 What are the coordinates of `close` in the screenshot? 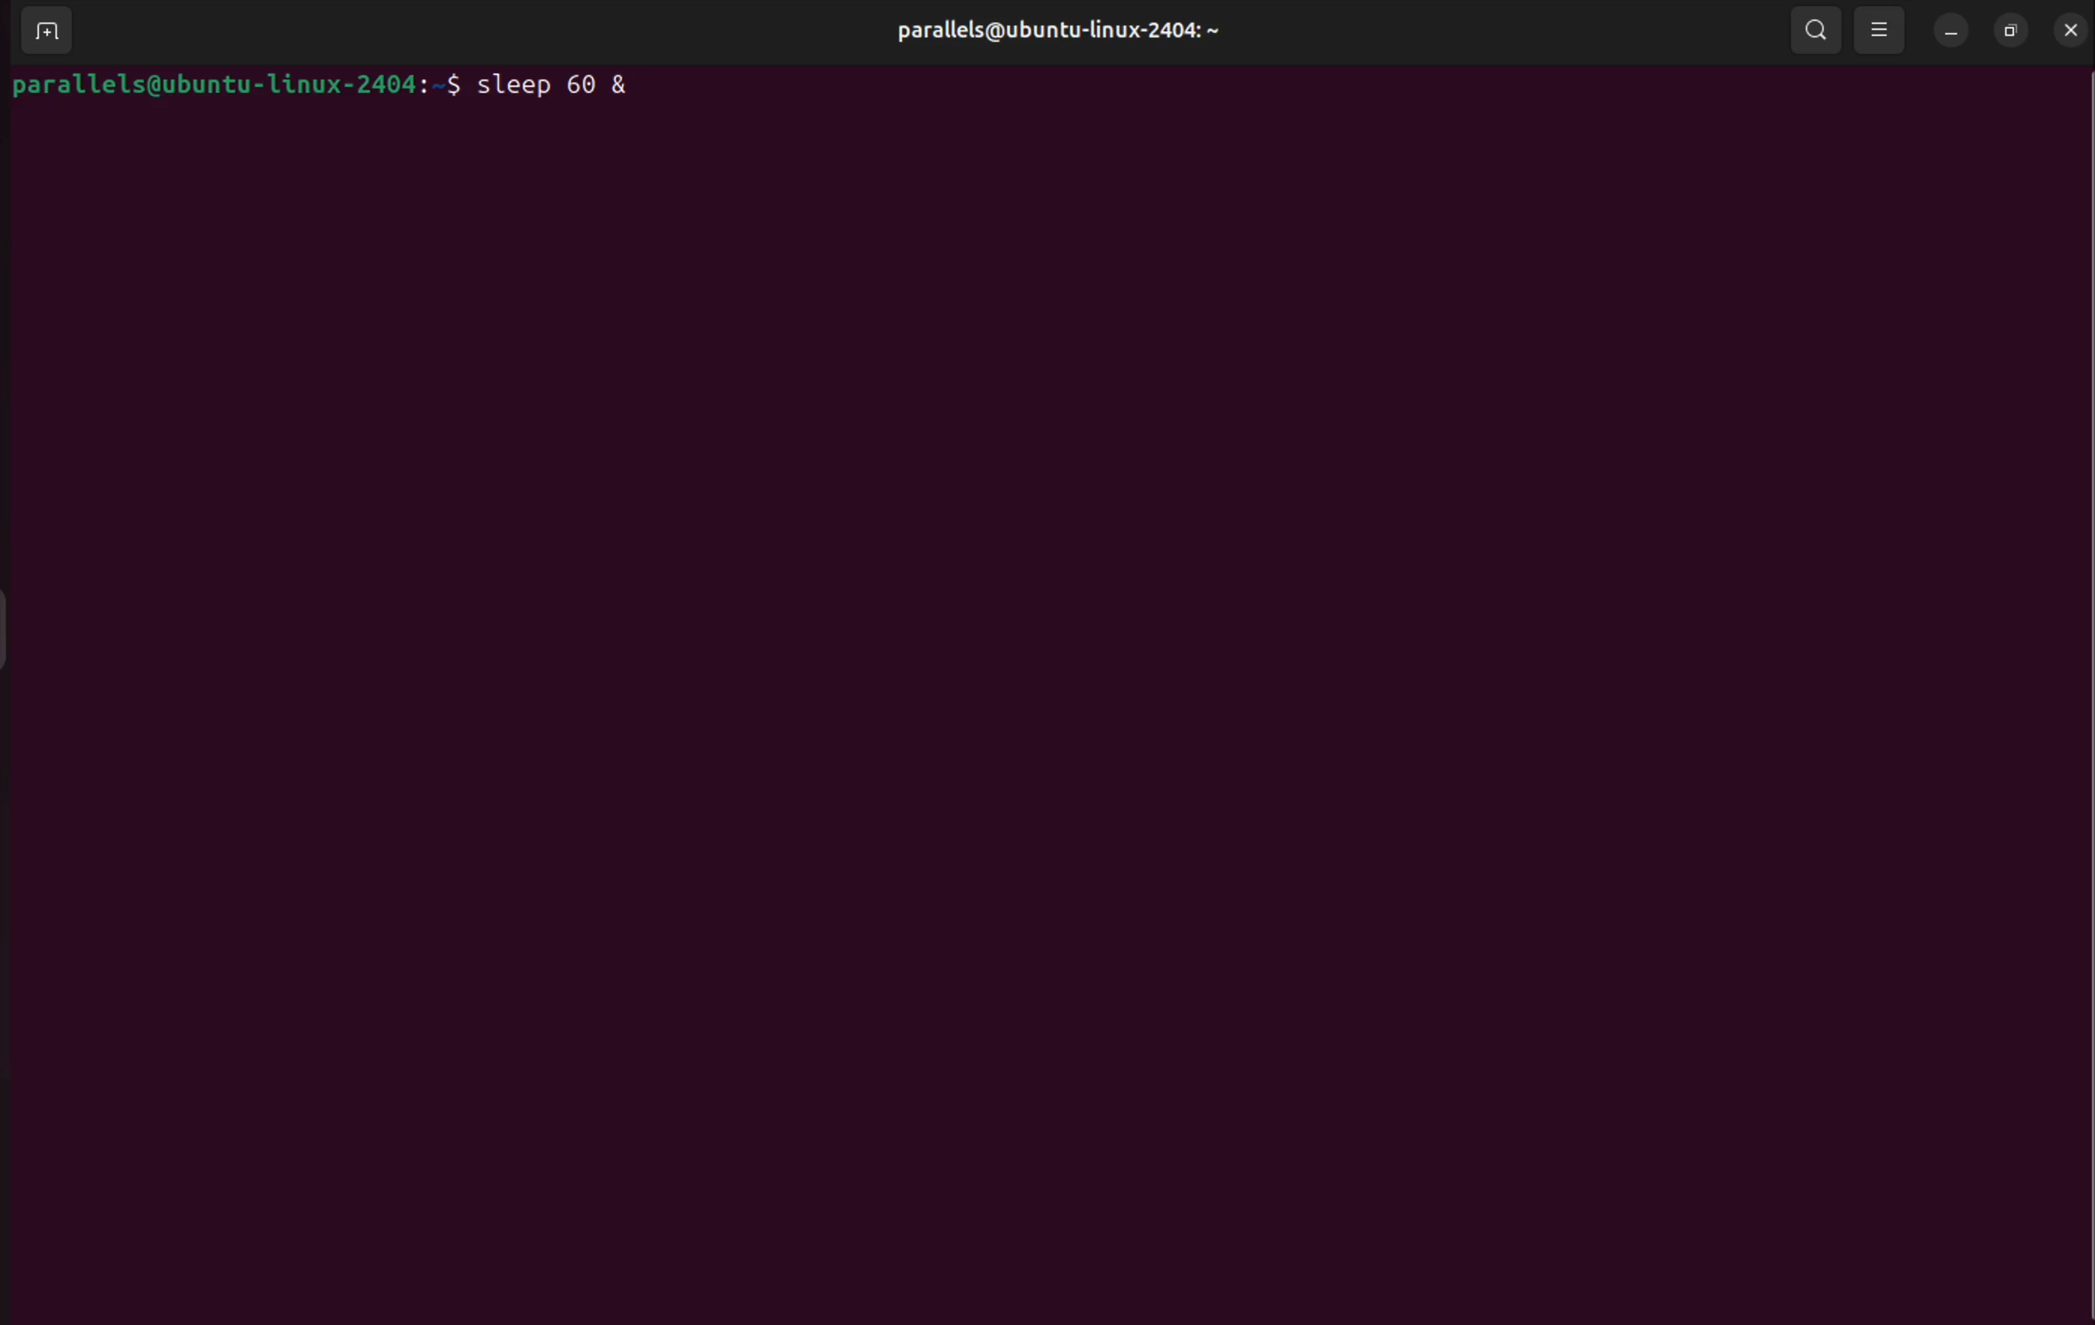 It's located at (2068, 28).